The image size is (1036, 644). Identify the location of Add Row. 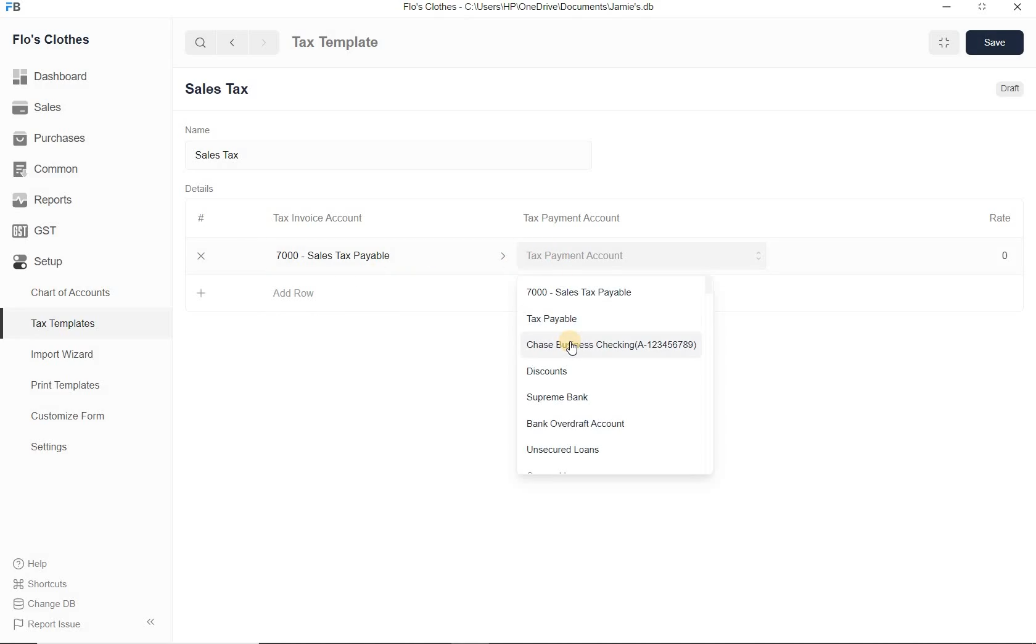
(294, 293).